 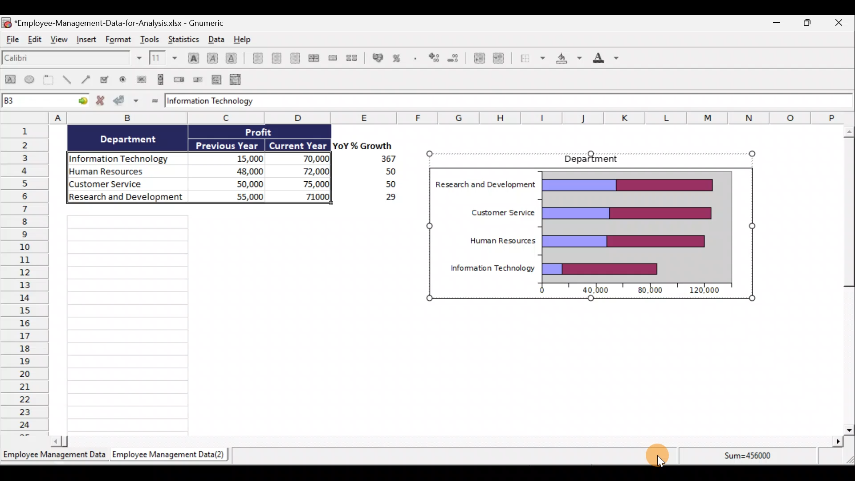 I want to click on Create a slider, so click(x=199, y=79).